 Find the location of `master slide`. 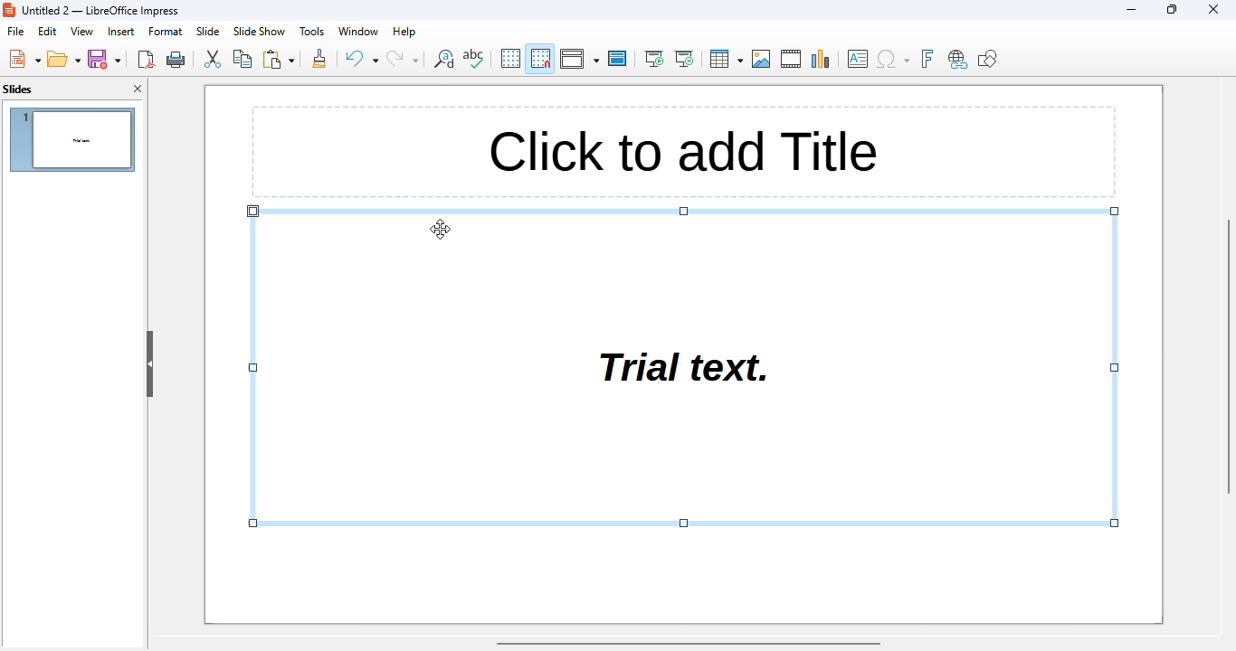

master slide is located at coordinates (617, 58).